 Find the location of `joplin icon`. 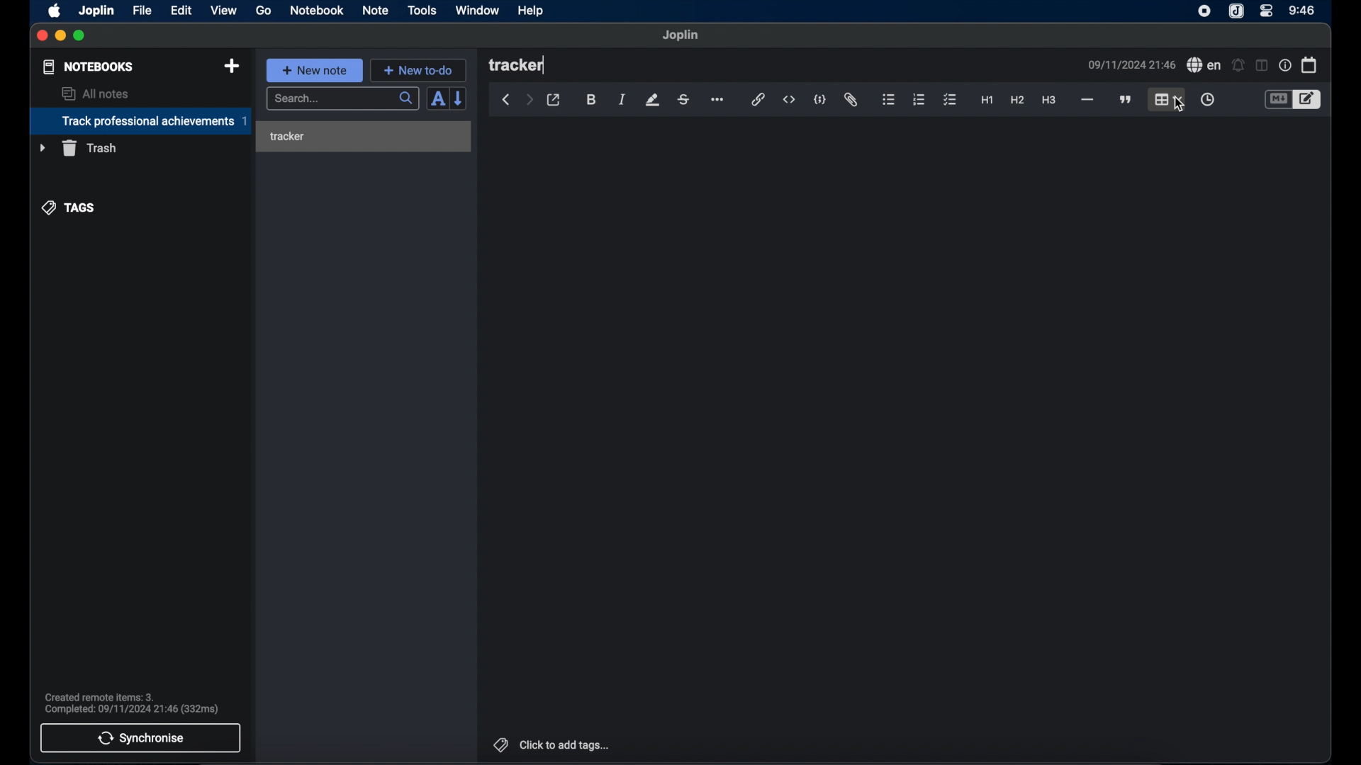

joplin icon is located at coordinates (1204, 12).